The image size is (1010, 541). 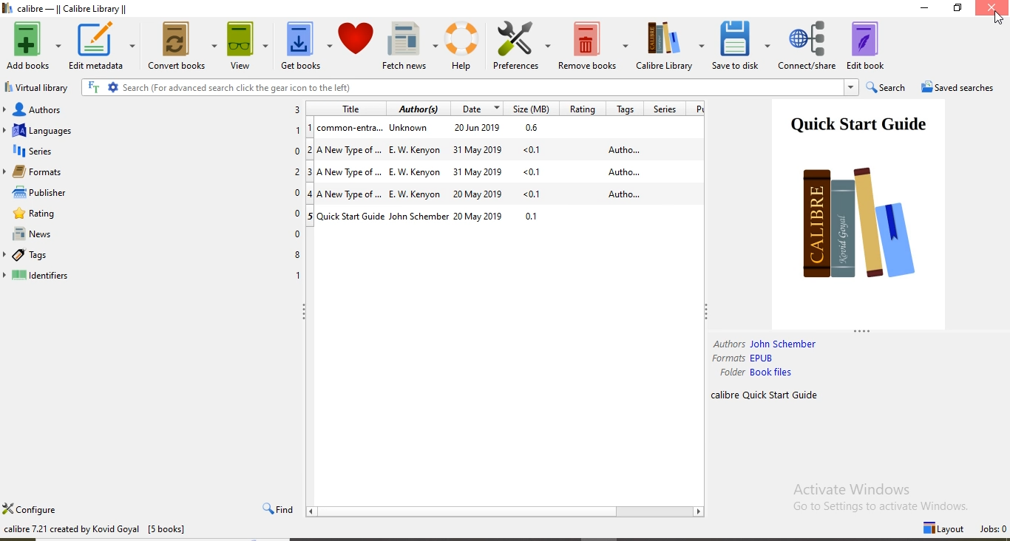 What do you see at coordinates (309, 148) in the screenshot?
I see `2` at bounding box center [309, 148].